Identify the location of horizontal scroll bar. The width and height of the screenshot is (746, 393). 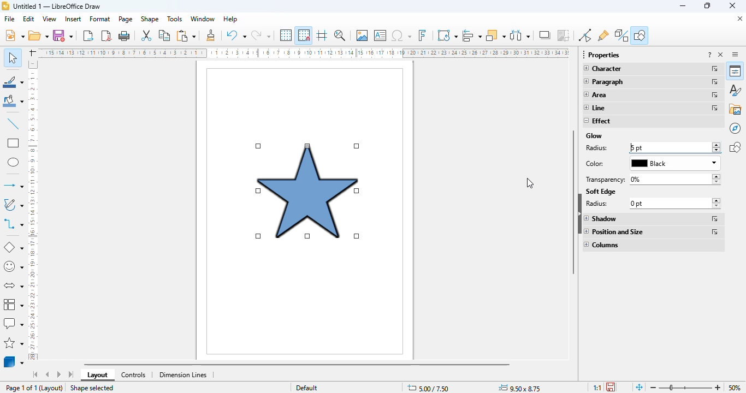
(381, 365).